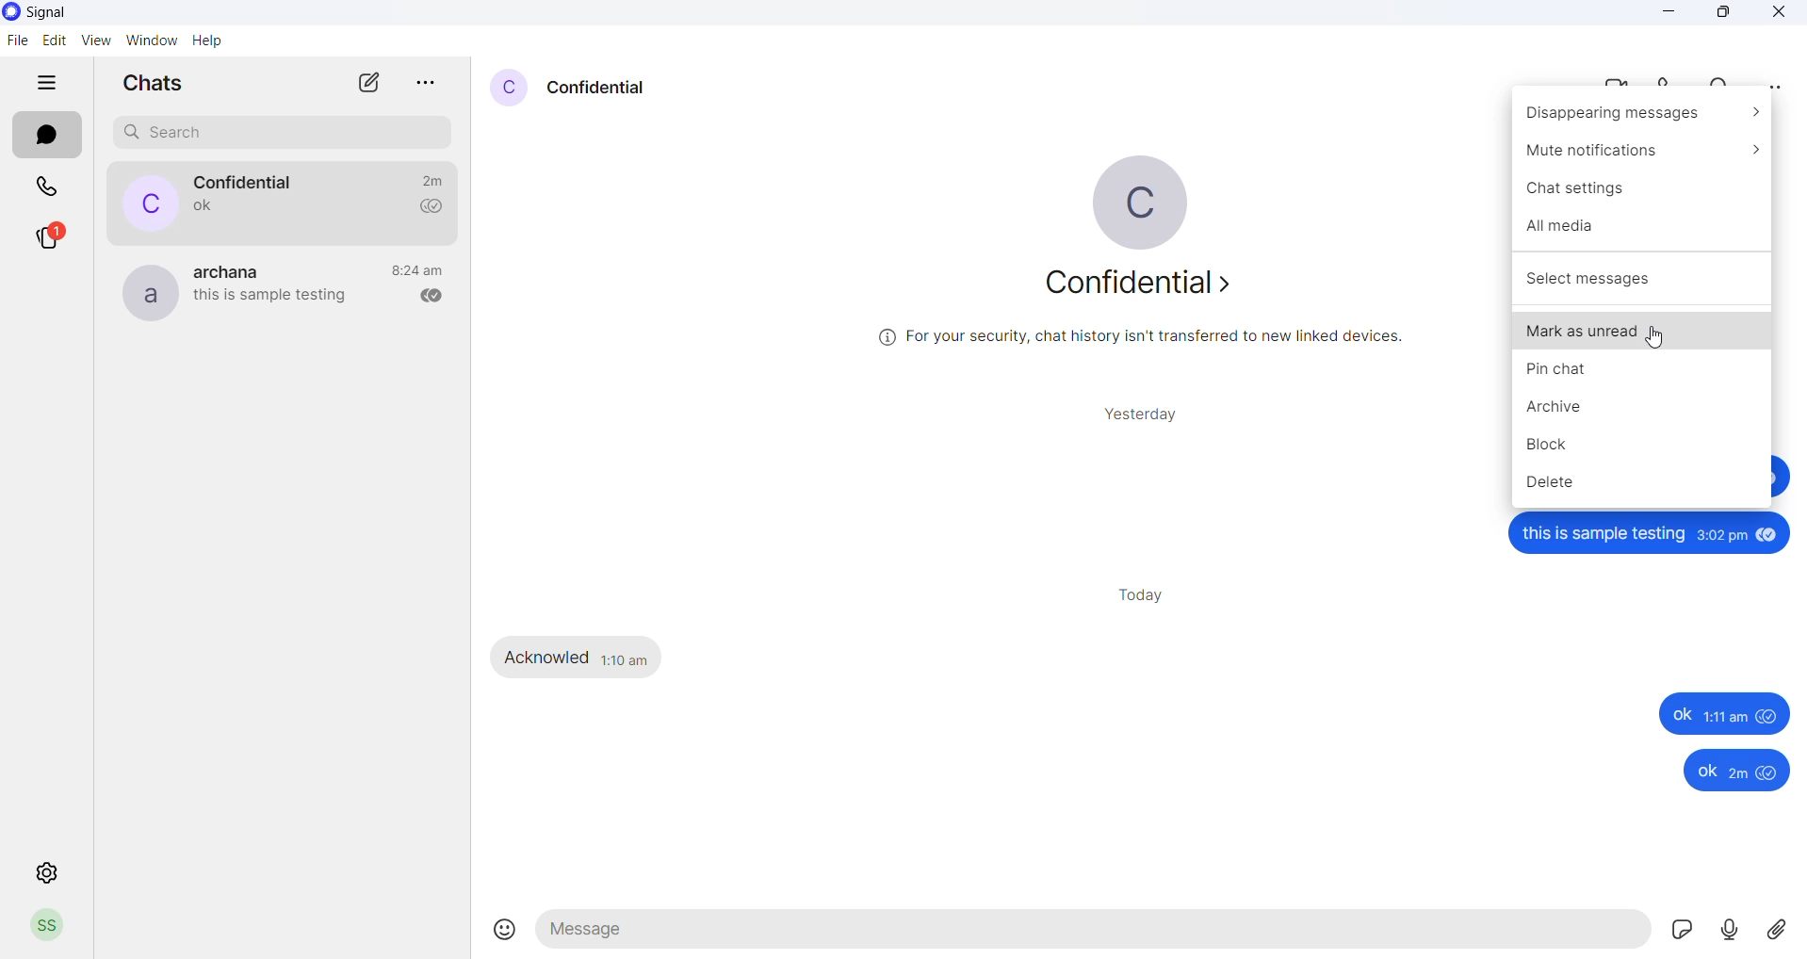  What do you see at coordinates (246, 182) in the screenshot?
I see `contact name` at bounding box center [246, 182].